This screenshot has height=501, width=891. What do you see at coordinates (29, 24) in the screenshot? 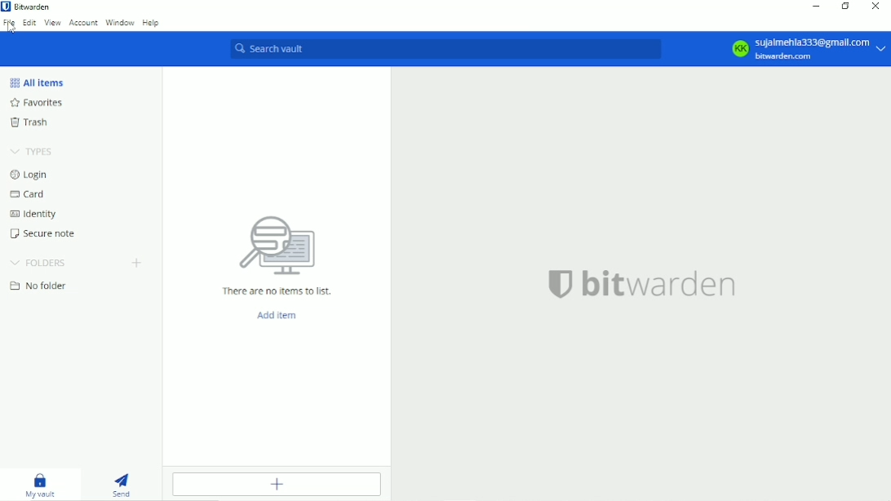
I see `Edit` at bounding box center [29, 24].